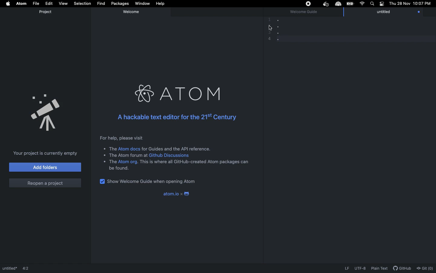  Describe the element at coordinates (35, 3) in the screenshot. I see `File` at that location.